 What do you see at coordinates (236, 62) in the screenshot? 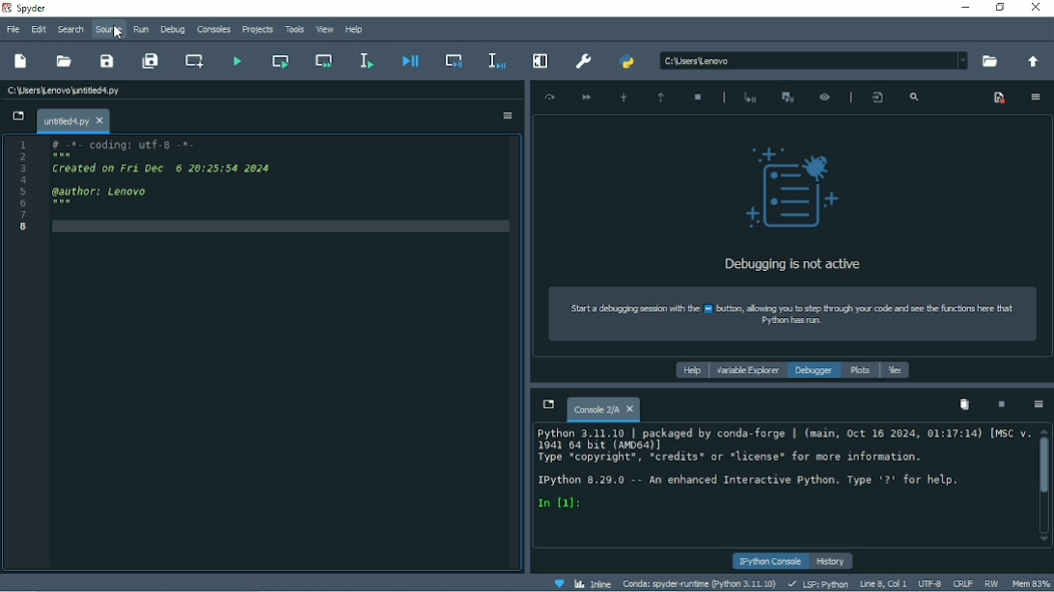
I see `Run file` at bounding box center [236, 62].